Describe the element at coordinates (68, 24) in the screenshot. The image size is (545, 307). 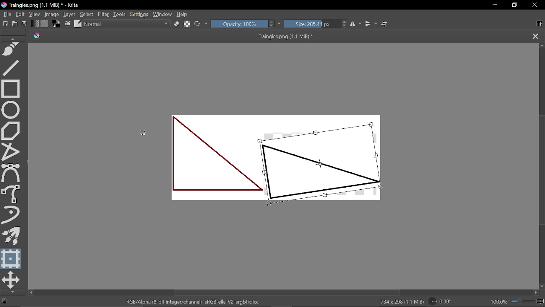
I see `Edit brush settings` at that location.